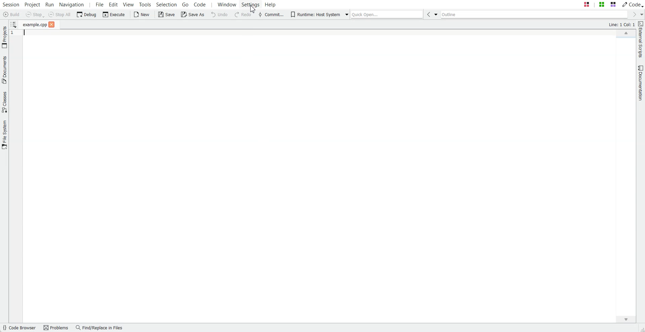 This screenshot has width=645, height=332. I want to click on Text, so click(621, 25).